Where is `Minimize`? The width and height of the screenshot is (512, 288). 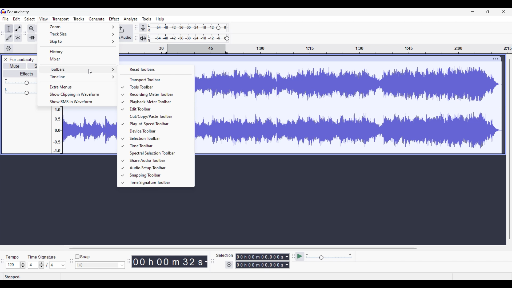 Minimize is located at coordinates (473, 12).